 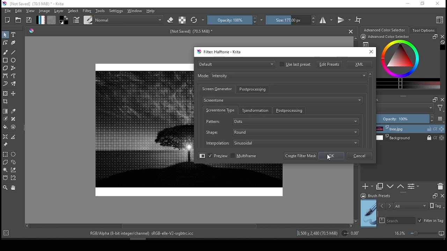 I want to click on colors, so click(x=65, y=20).